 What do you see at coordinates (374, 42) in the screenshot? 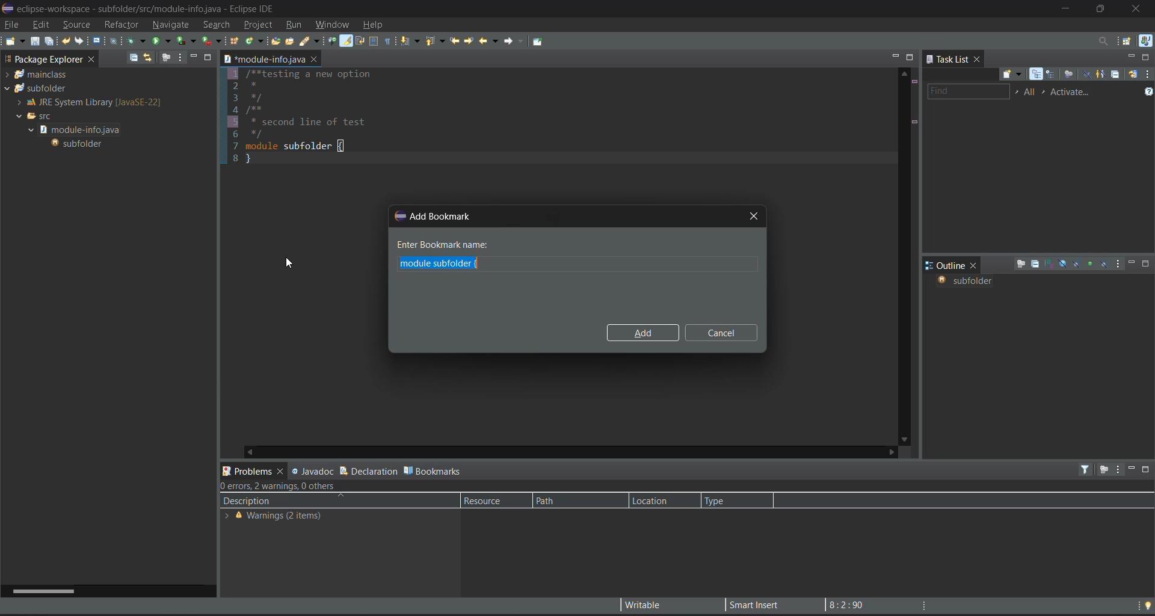
I see `toggle block selection mode ` at bounding box center [374, 42].